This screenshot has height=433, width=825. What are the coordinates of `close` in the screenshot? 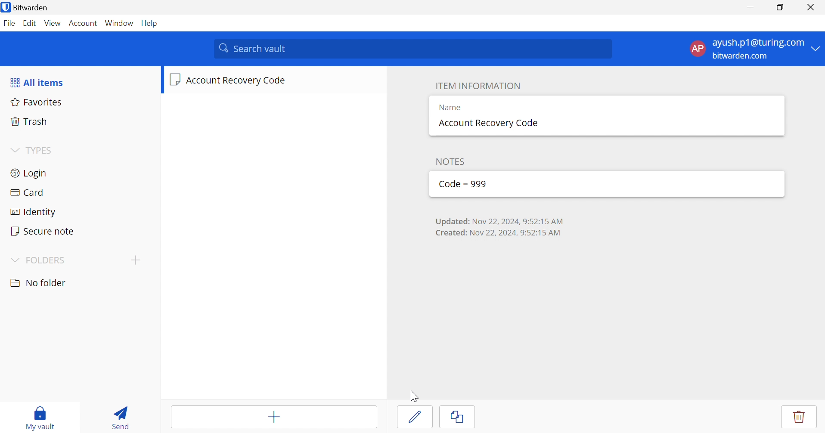 It's located at (810, 9).